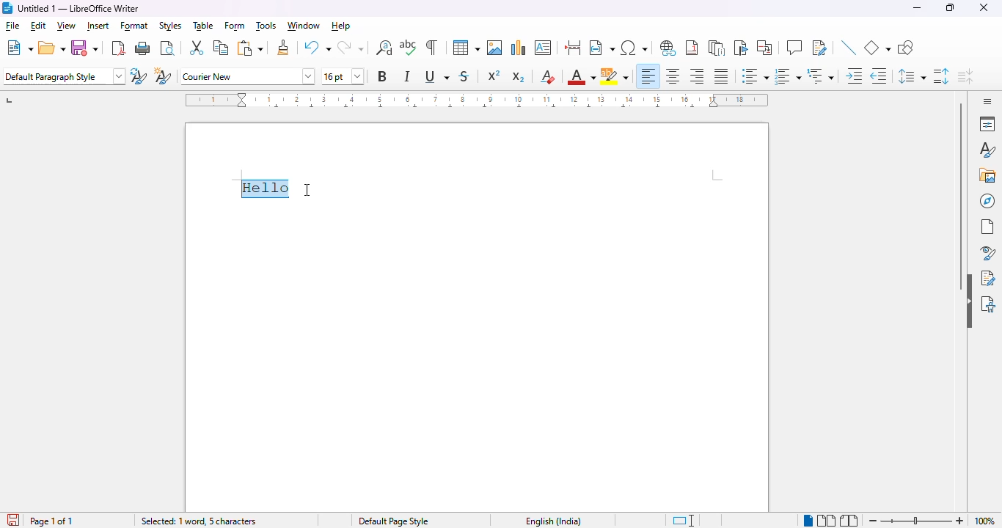 This screenshot has height=528, width=1002. I want to click on paste, so click(251, 48).